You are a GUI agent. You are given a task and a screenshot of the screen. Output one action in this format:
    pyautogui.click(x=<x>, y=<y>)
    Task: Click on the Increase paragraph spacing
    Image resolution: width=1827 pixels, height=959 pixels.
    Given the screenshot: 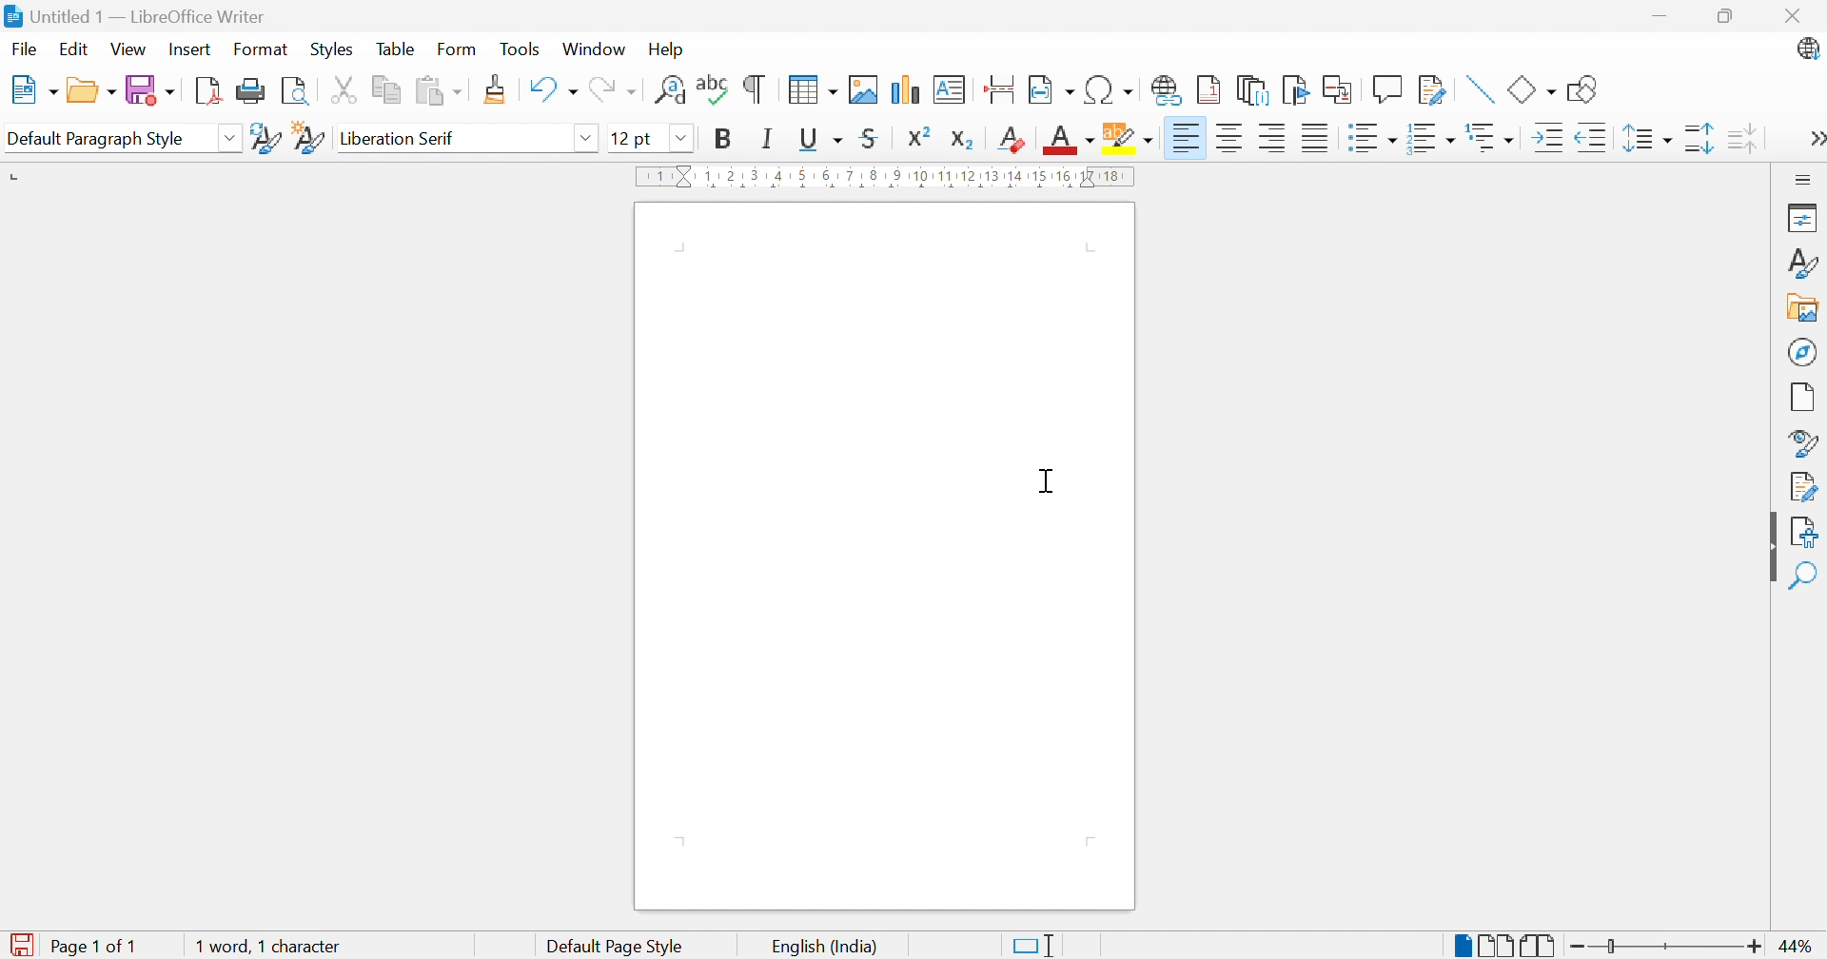 What is the action you would take?
    pyautogui.click(x=1700, y=140)
    